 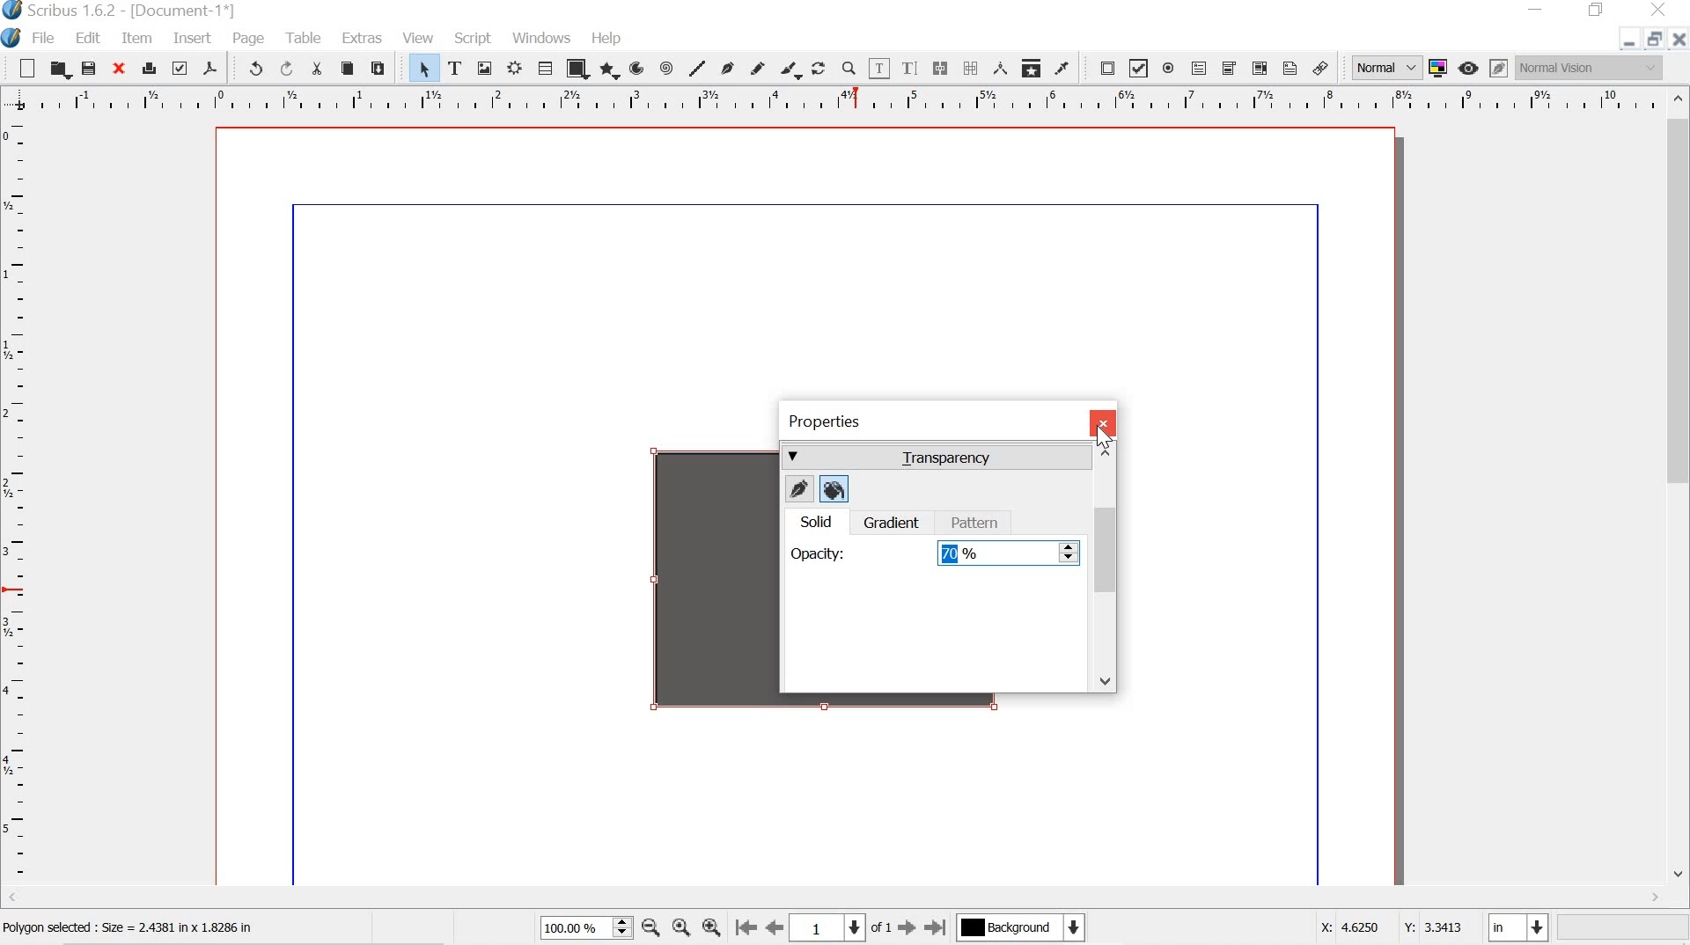 I want to click on close doc, so click(x=1679, y=38).